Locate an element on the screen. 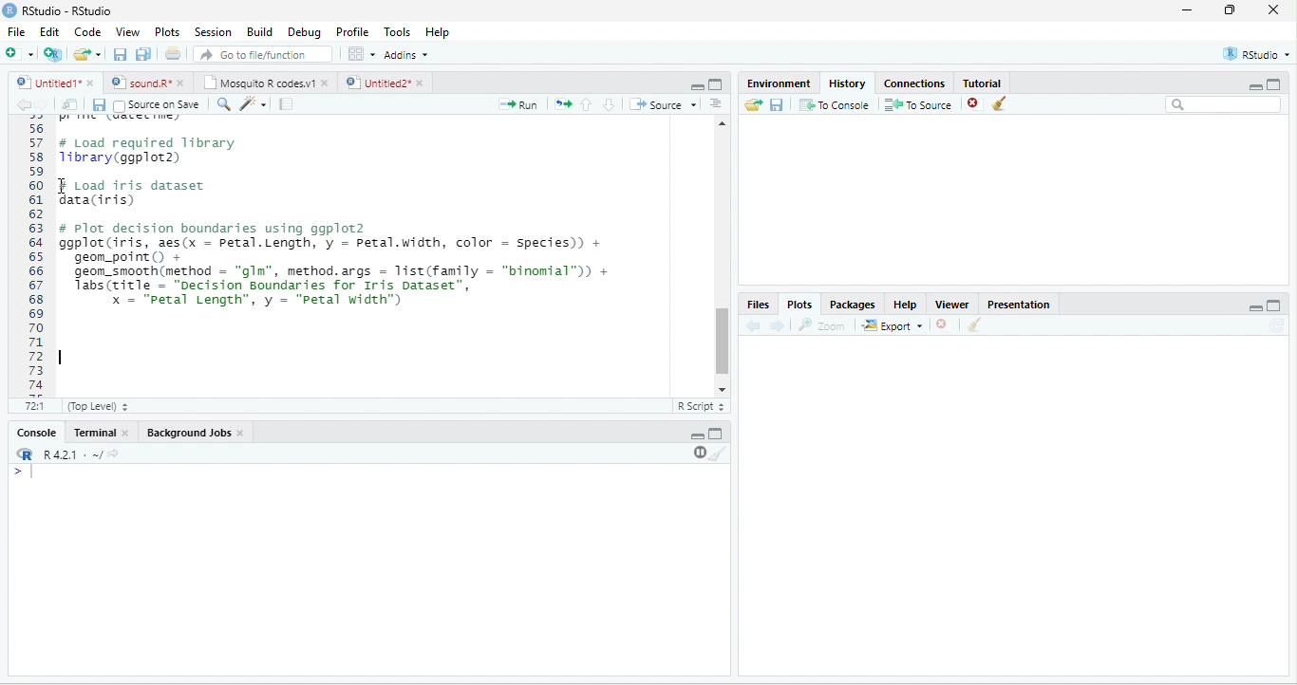 The width and height of the screenshot is (1297, 685). Debug is located at coordinates (308, 33).